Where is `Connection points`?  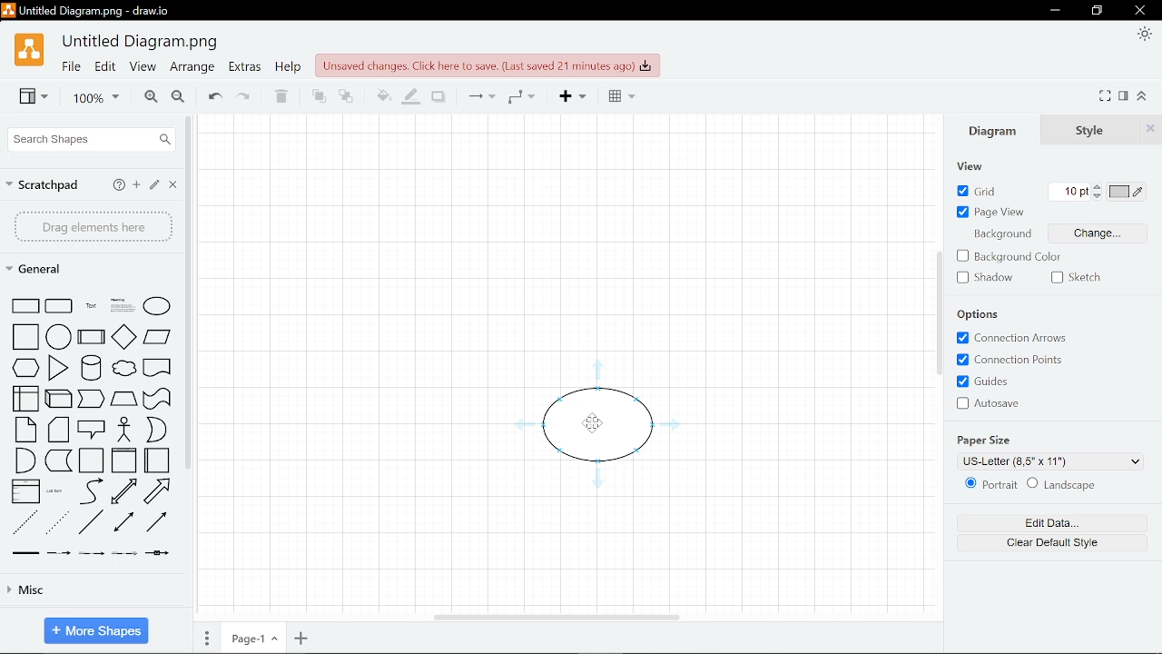
Connection points is located at coordinates (1016, 360).